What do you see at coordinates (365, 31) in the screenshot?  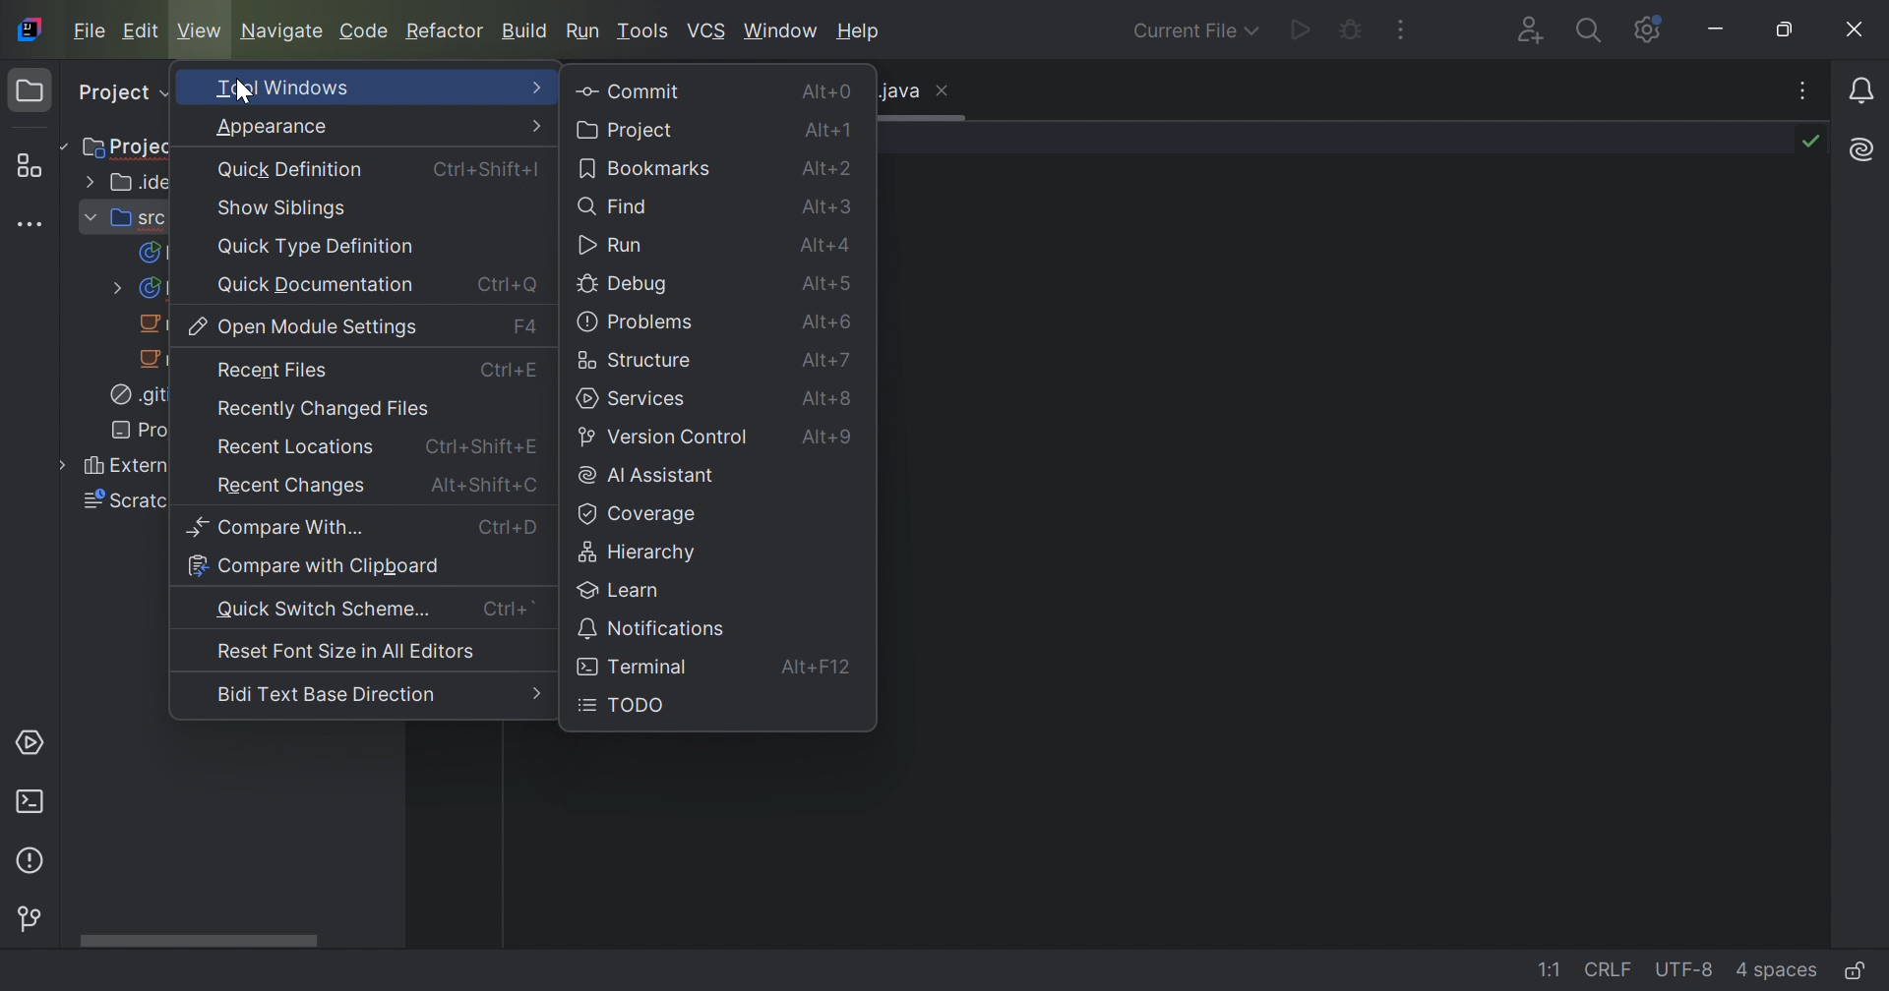 I see `ode` at bounding box center [365, 31].